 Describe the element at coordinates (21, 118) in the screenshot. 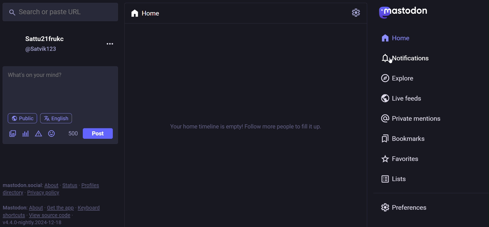

I see `public` at that location.